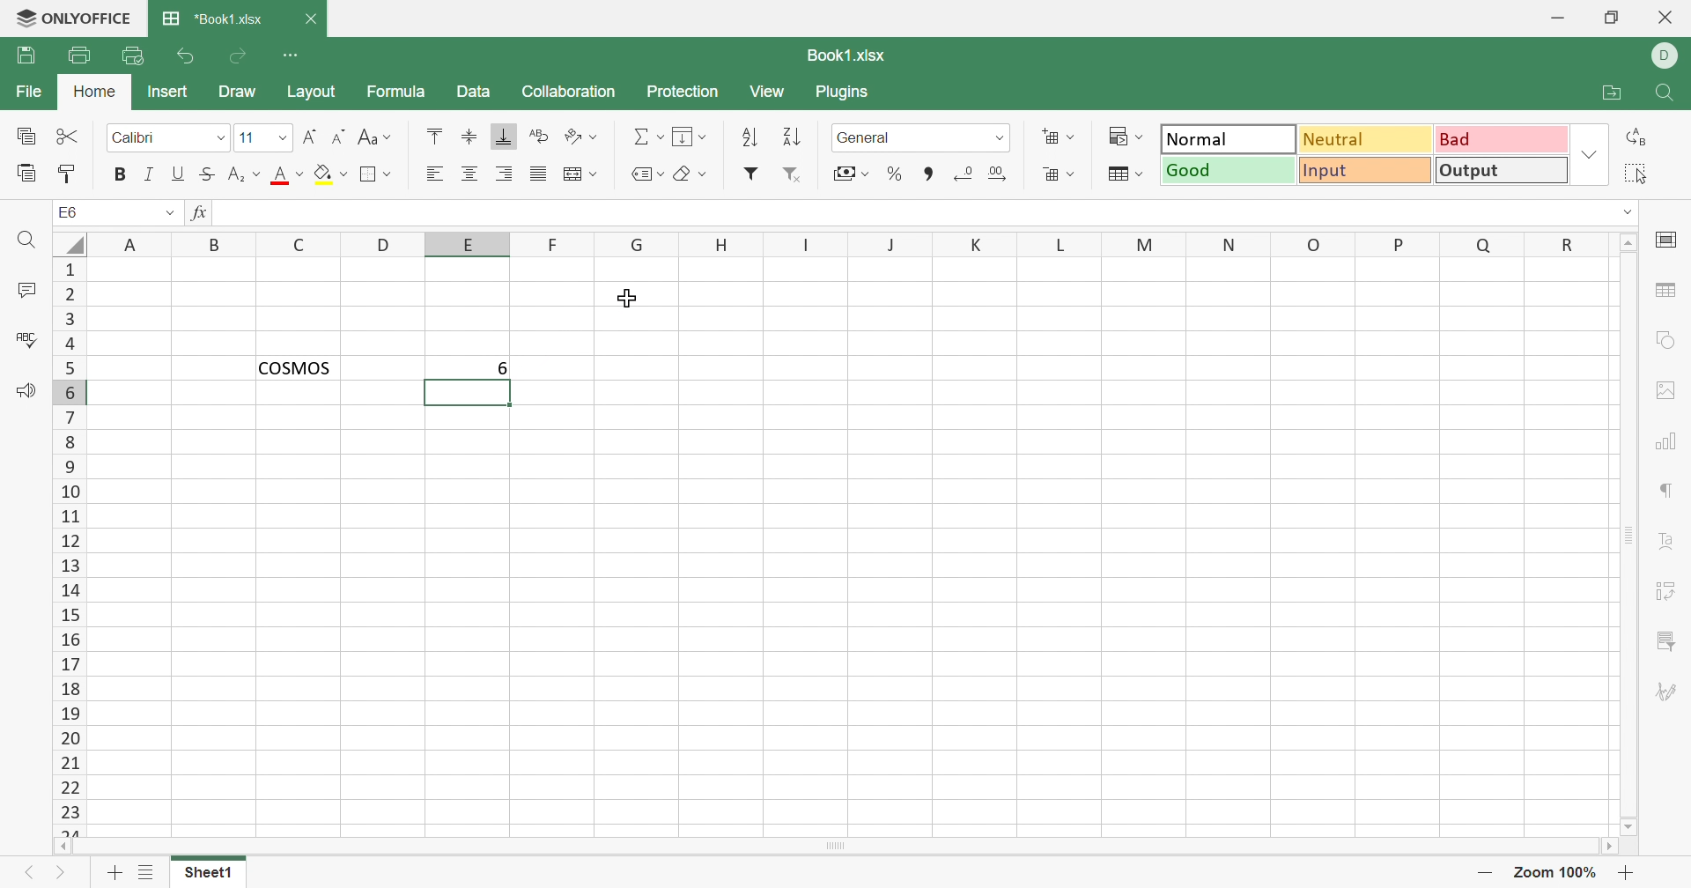 This screenshot has width=1691, height=888. I want to click on Slicer settings, so click(1668, 643).